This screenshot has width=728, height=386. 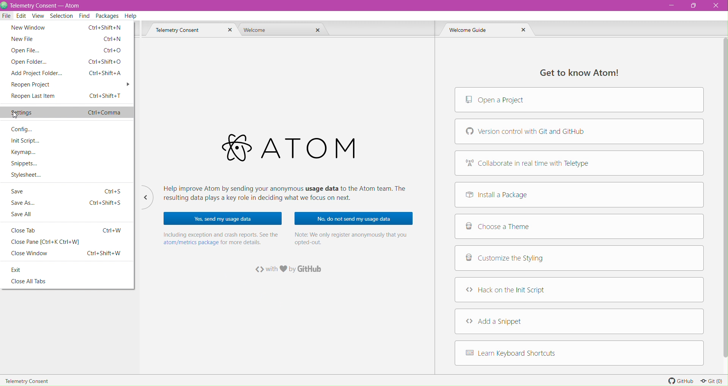 What do you see at coordinates (580, 163) in the screenshot?
I see `Collaborate in real time with Teletype` at bounding box center [580, 163].